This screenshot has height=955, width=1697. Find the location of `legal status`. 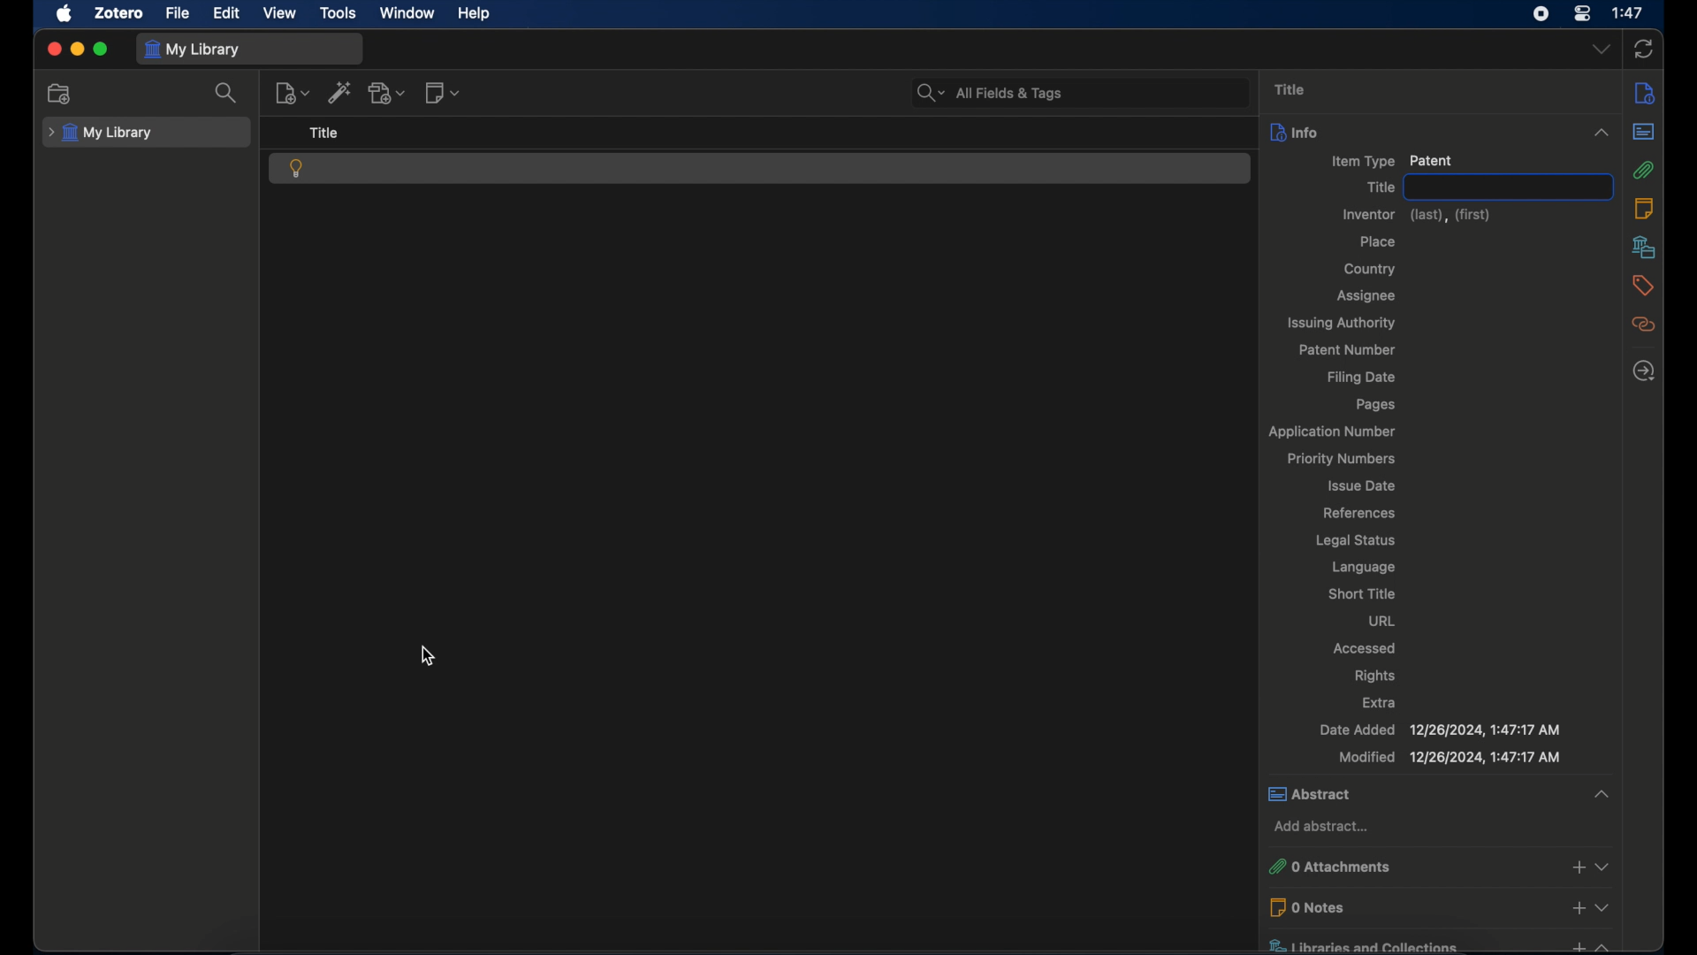

legal status is located at coordinates (1356, 540).